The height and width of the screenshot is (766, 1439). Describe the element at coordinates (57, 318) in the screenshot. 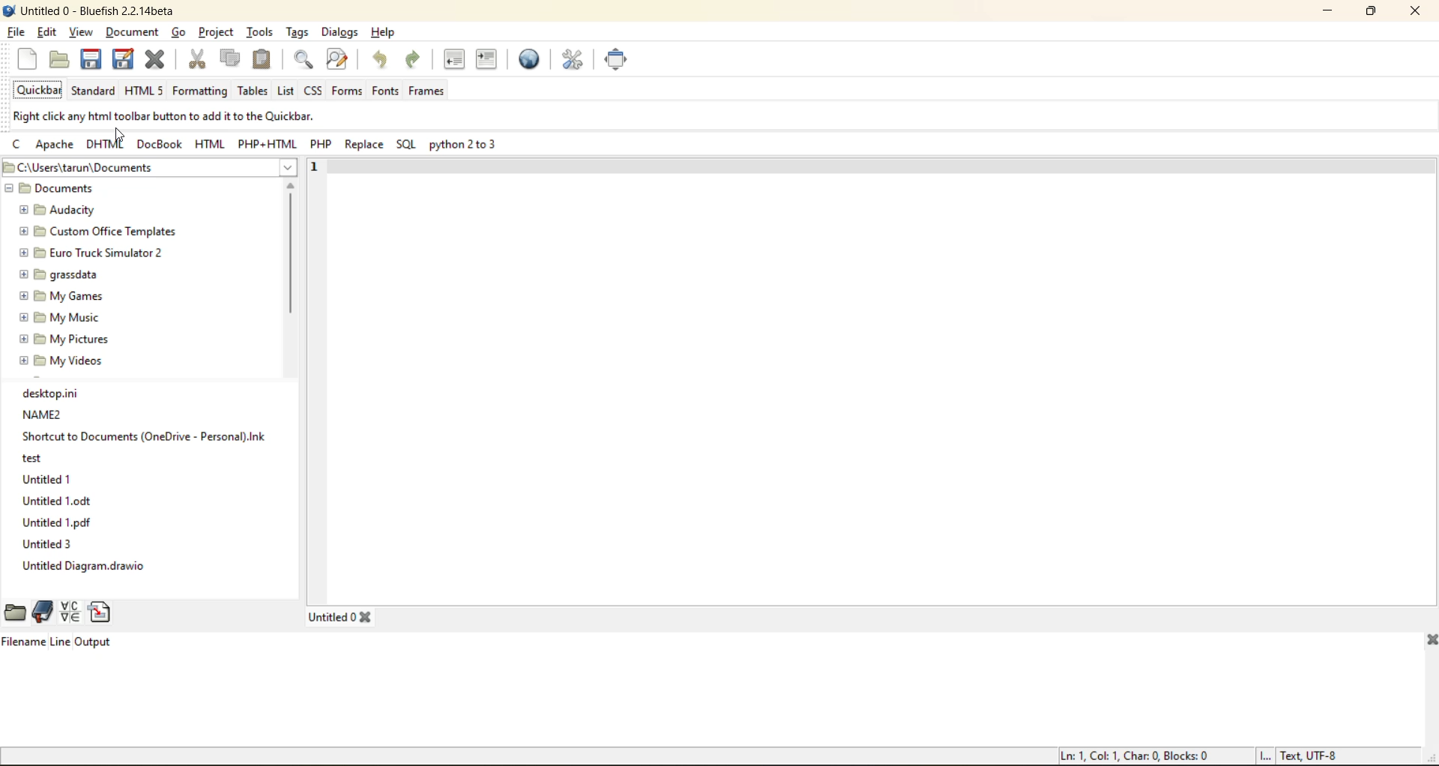

I see `My Music` at that location.